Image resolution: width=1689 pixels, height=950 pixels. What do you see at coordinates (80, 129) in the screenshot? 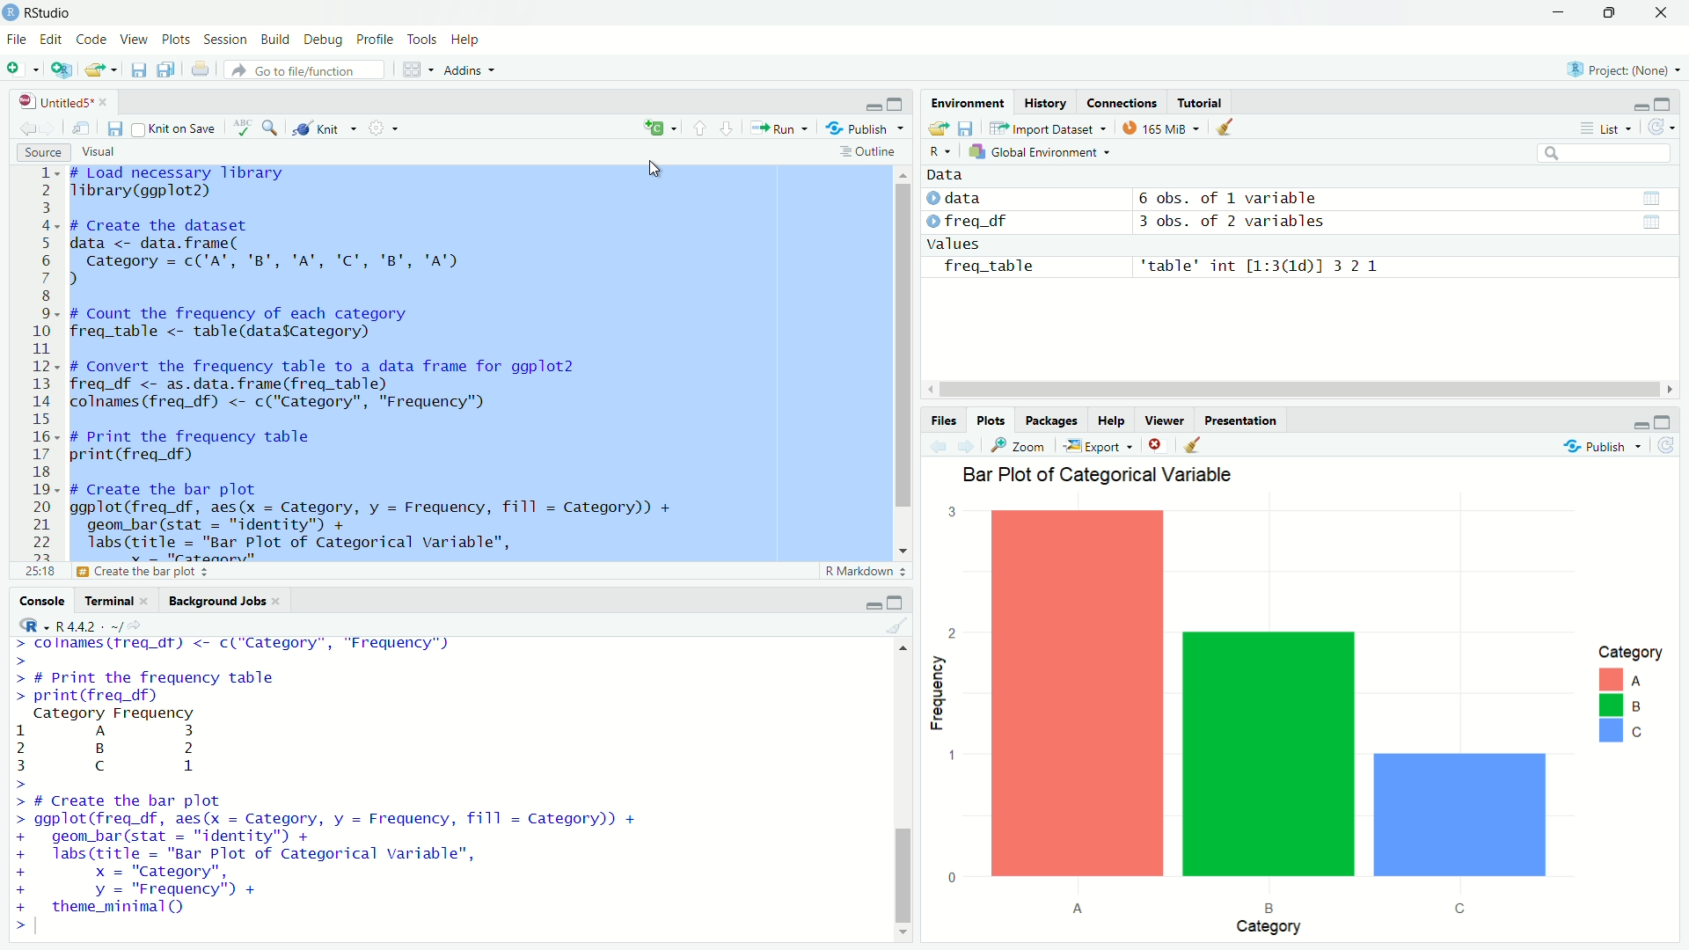
I see `open in new window` at bounding box center [80, 129].